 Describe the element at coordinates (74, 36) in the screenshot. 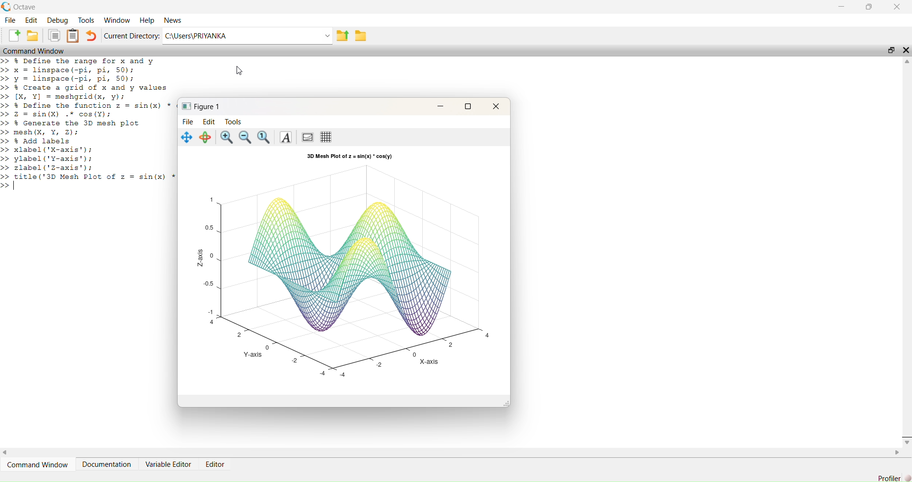

I see `Paste` at that location.